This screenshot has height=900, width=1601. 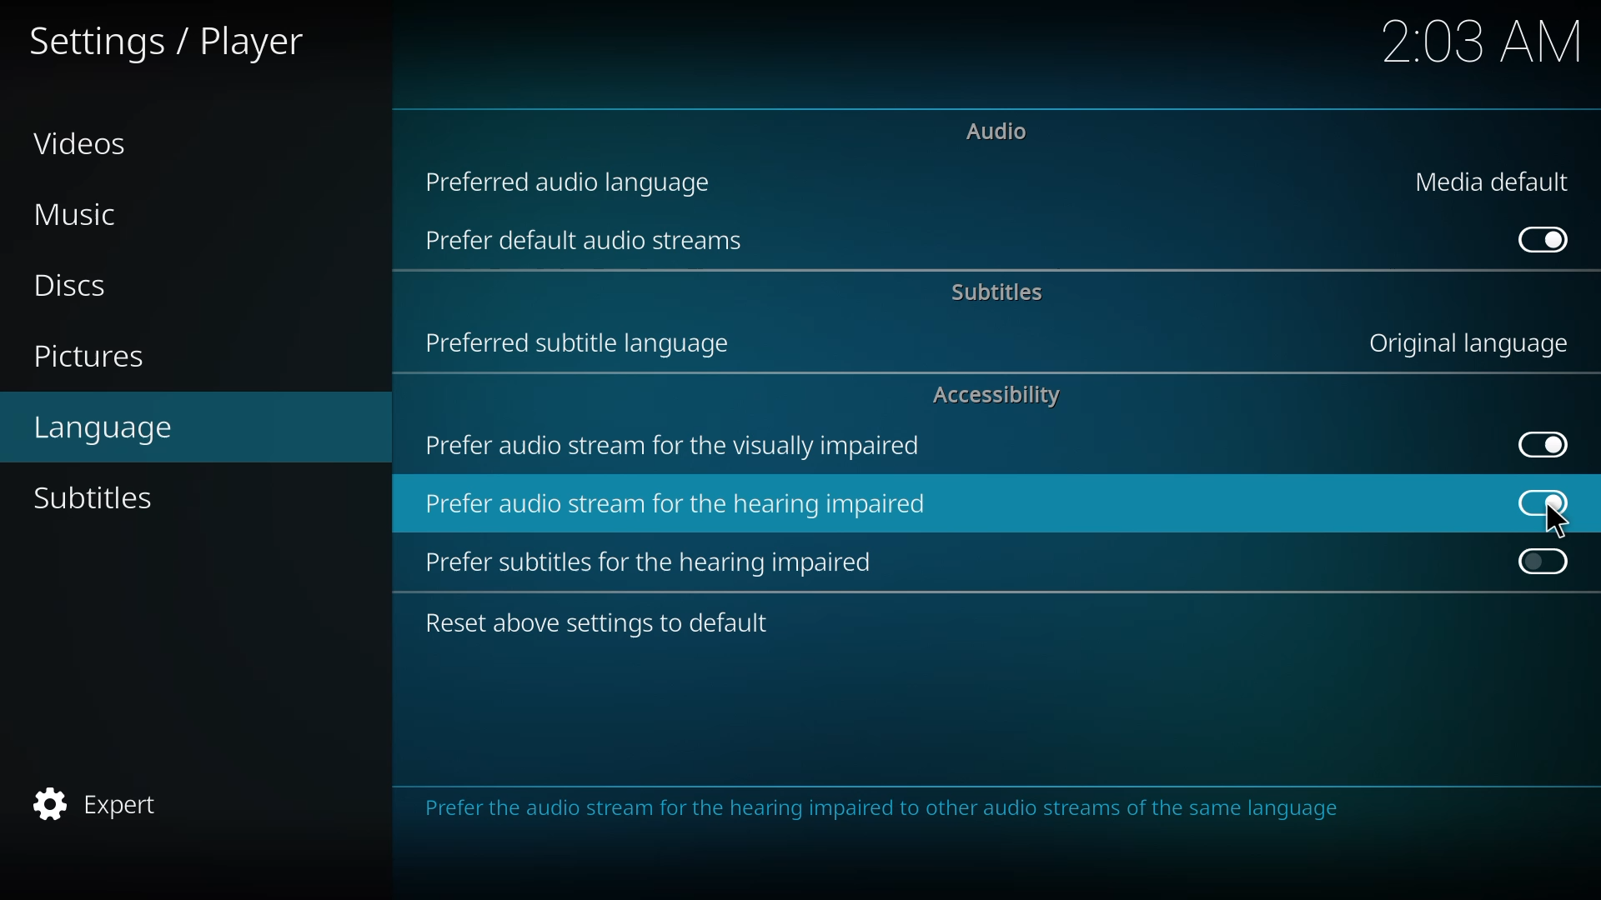 What do you see at coordinates (1002, 397) in the screenshot?
I see `accessibility` at bounding box center [1002, 397].